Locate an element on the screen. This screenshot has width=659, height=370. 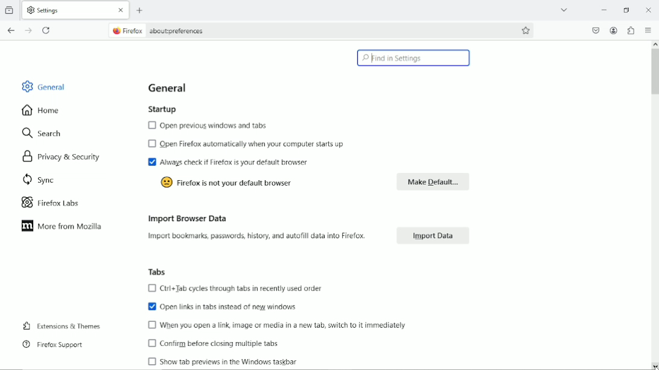
new tab is located at coordinates (140, 10).